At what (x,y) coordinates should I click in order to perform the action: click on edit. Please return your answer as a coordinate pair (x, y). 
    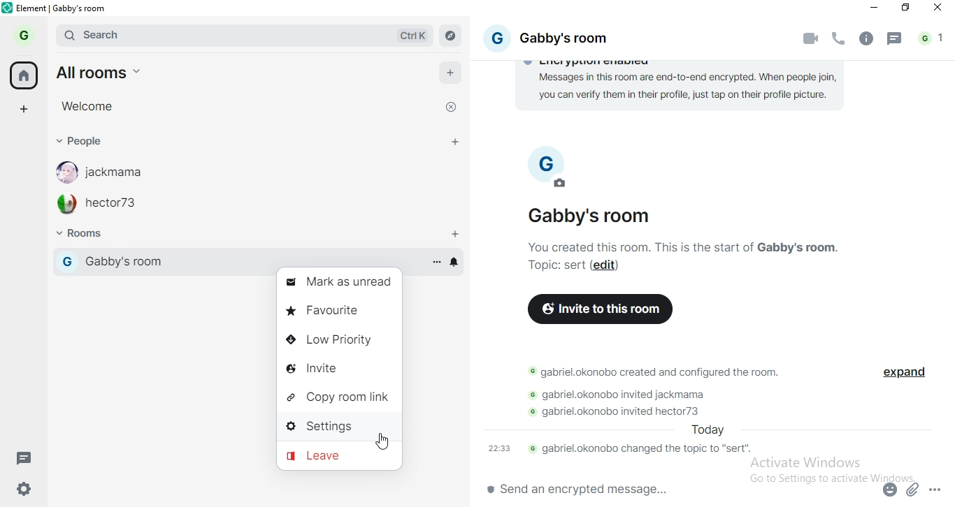
    Looking at the image, I should click on (561, 184).